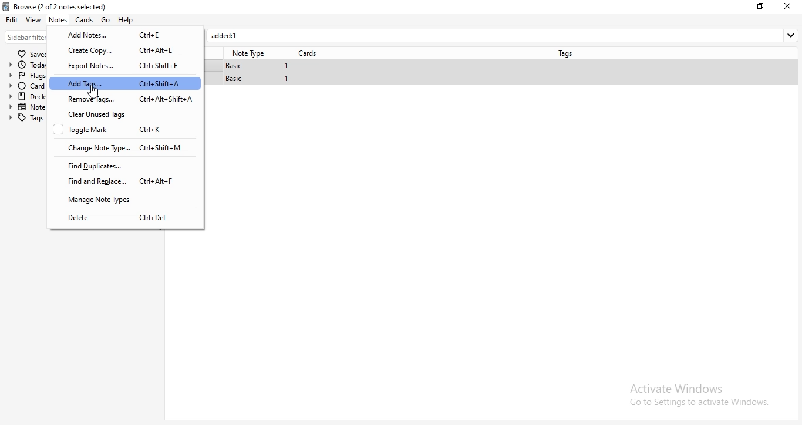  Describe the element at coordinates (129, 49) in the screenshot. I see `create copy` at that location.